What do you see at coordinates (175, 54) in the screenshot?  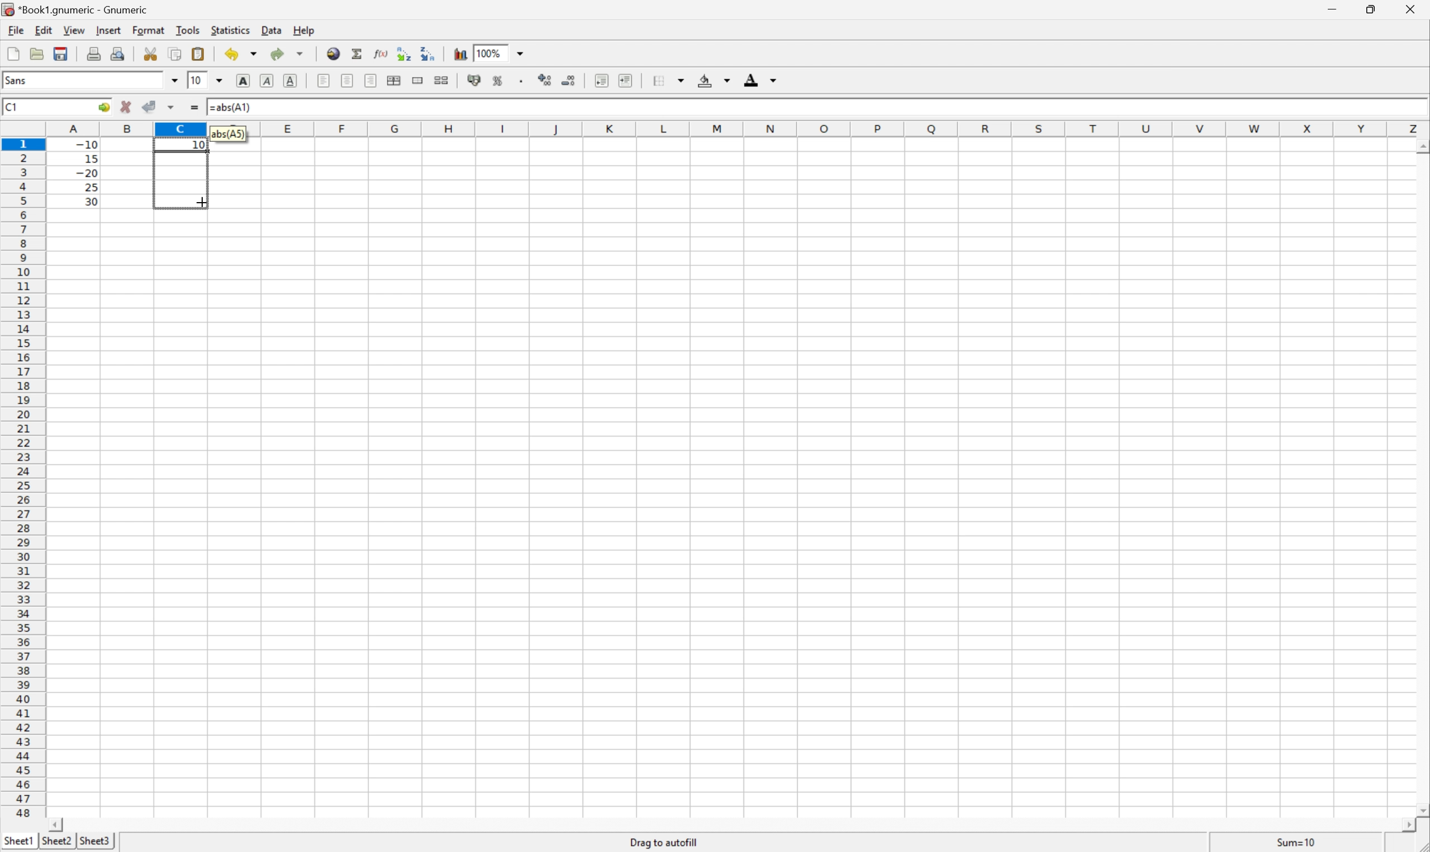 I see `Copy the selection` at bounding box center [175, 54].